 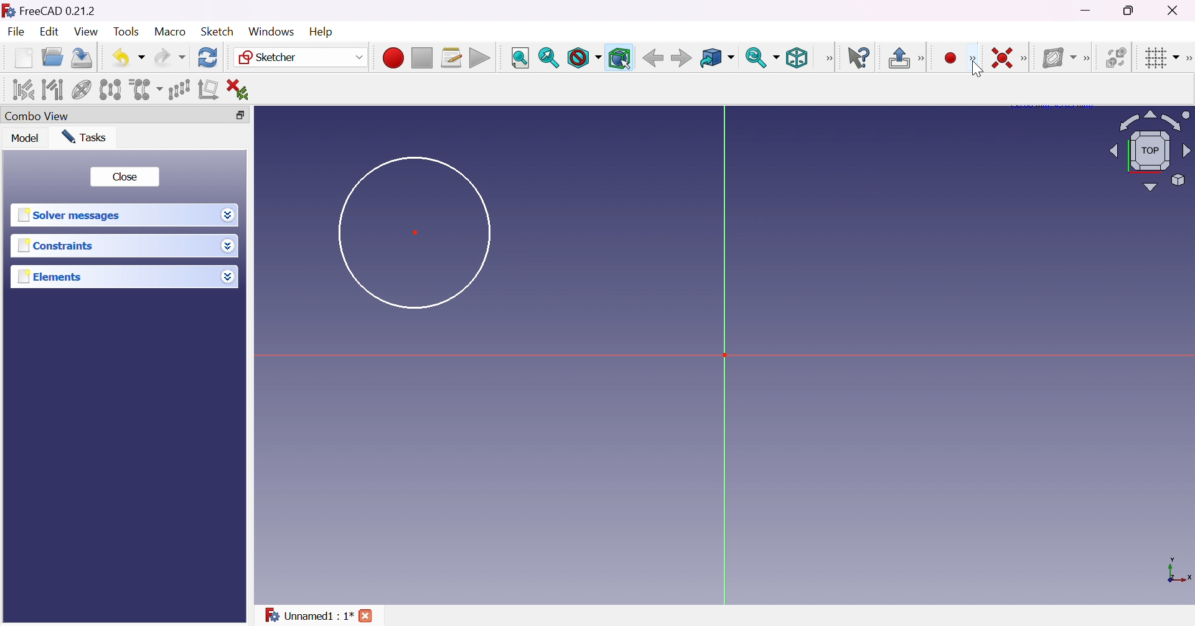 What do you see at coordinates (230, 247) in the screenshot?
I see `Drop` at bounding box center [230, 247].